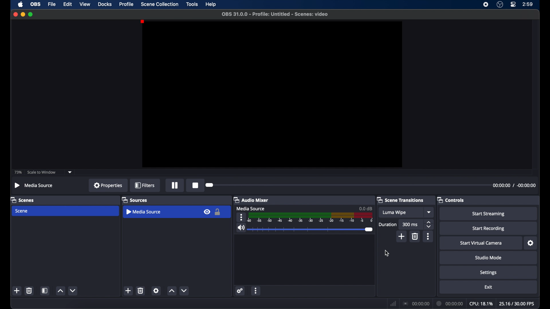 The width and height of the screenshot is (550, 309). I want to click on start virtual camera, so click(481, 243).